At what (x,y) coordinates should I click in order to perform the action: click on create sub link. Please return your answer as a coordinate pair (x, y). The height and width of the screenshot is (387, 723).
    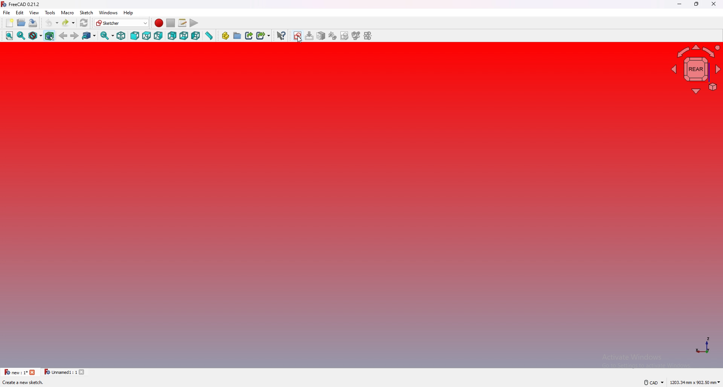
    Looking at the image, I should click on (264, 36).